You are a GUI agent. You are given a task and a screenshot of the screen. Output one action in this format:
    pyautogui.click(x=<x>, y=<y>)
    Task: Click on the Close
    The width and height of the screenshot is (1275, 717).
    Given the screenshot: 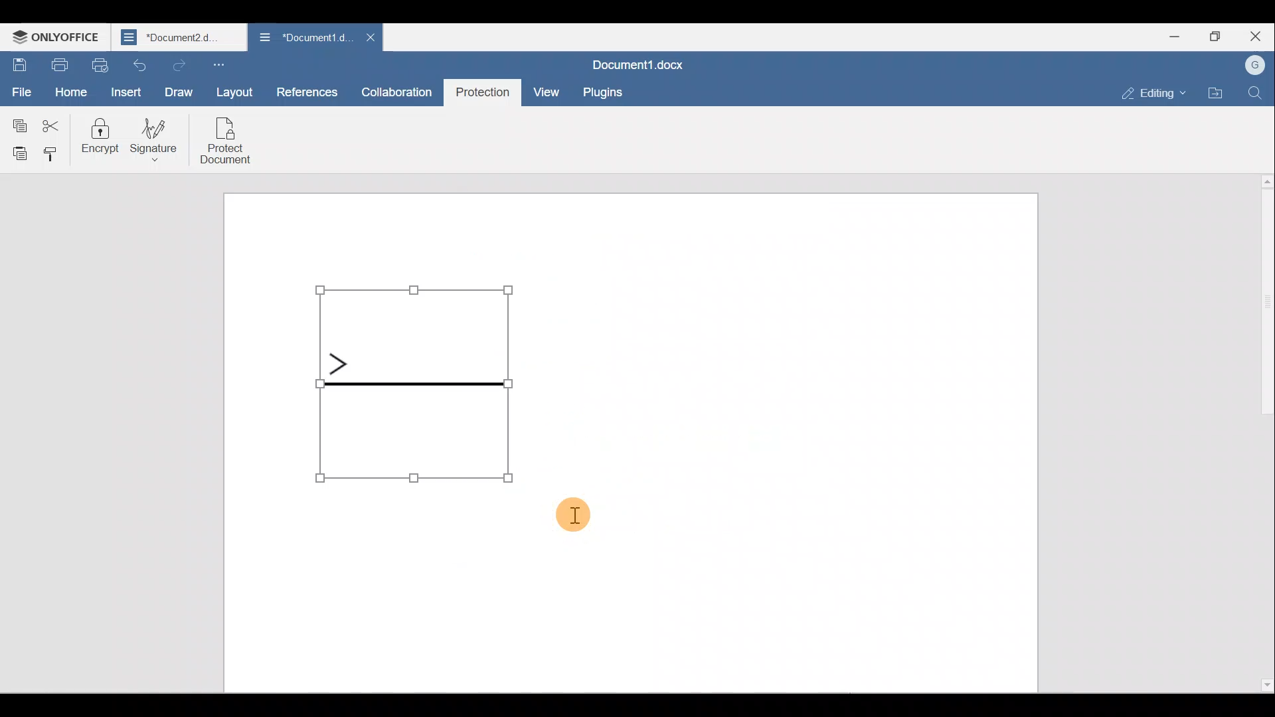 What is the action you would take?
    pyautogui.click(x=1255, y=37)
    